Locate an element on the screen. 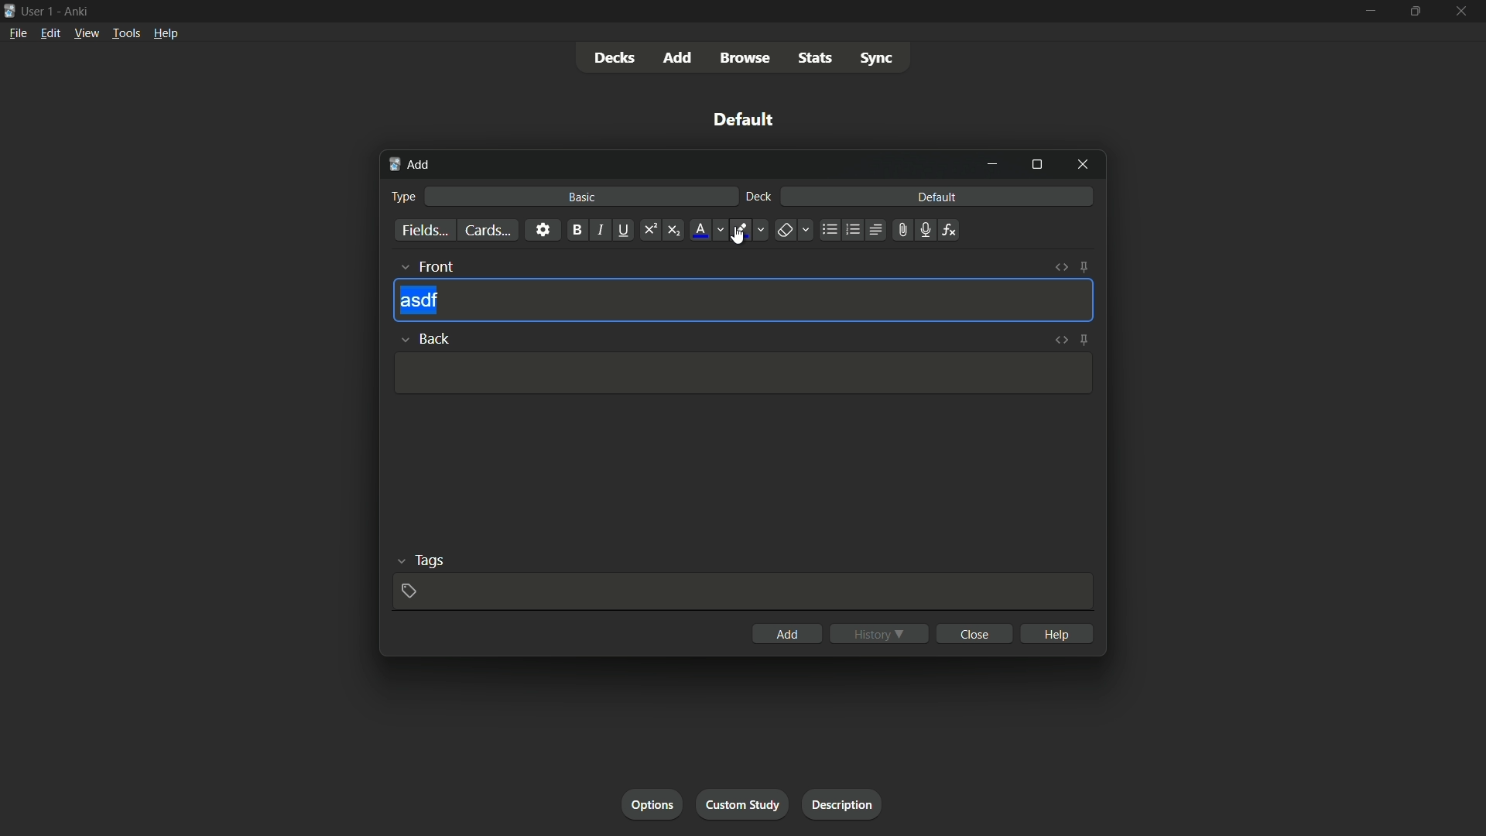 The image size is (1486, 836). subscript is located at coordinates (674, 230).